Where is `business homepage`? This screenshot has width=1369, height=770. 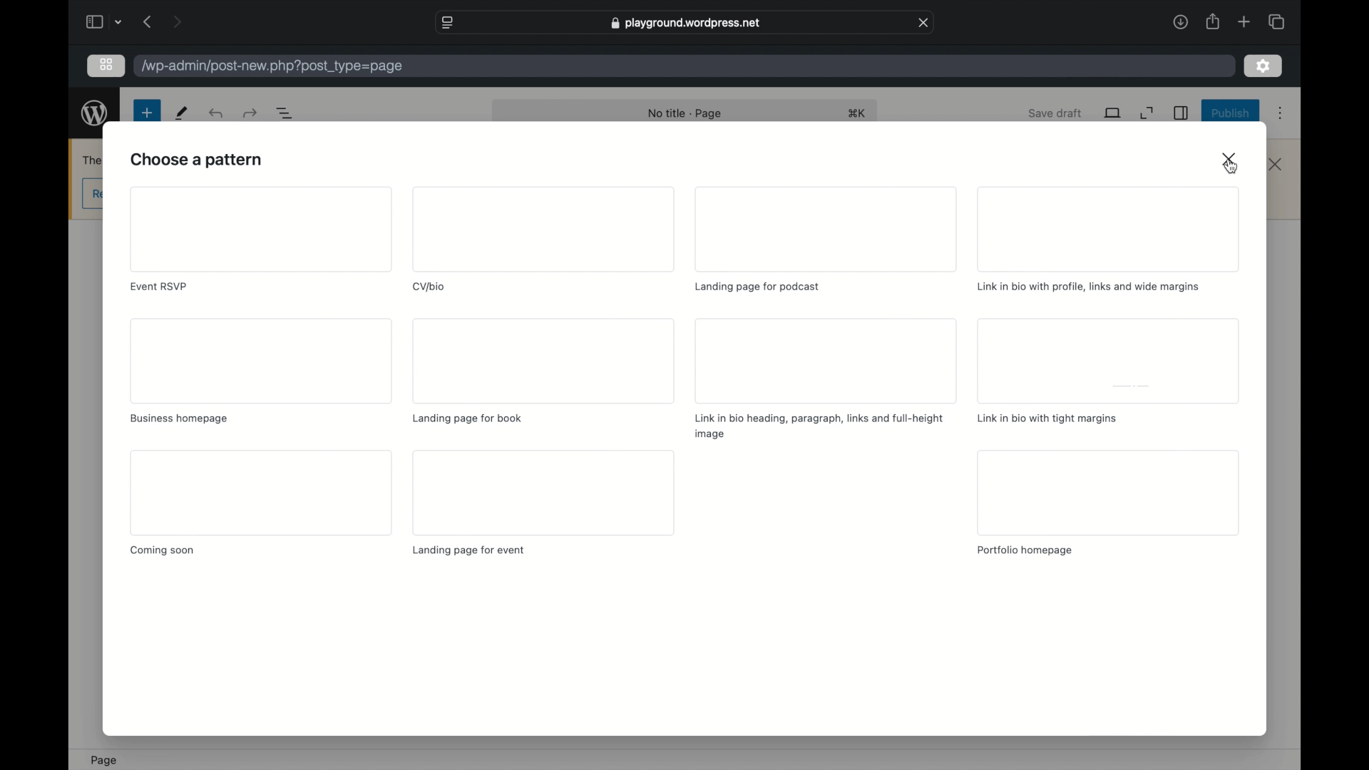
business homepage is located at coordinates (178, 419).